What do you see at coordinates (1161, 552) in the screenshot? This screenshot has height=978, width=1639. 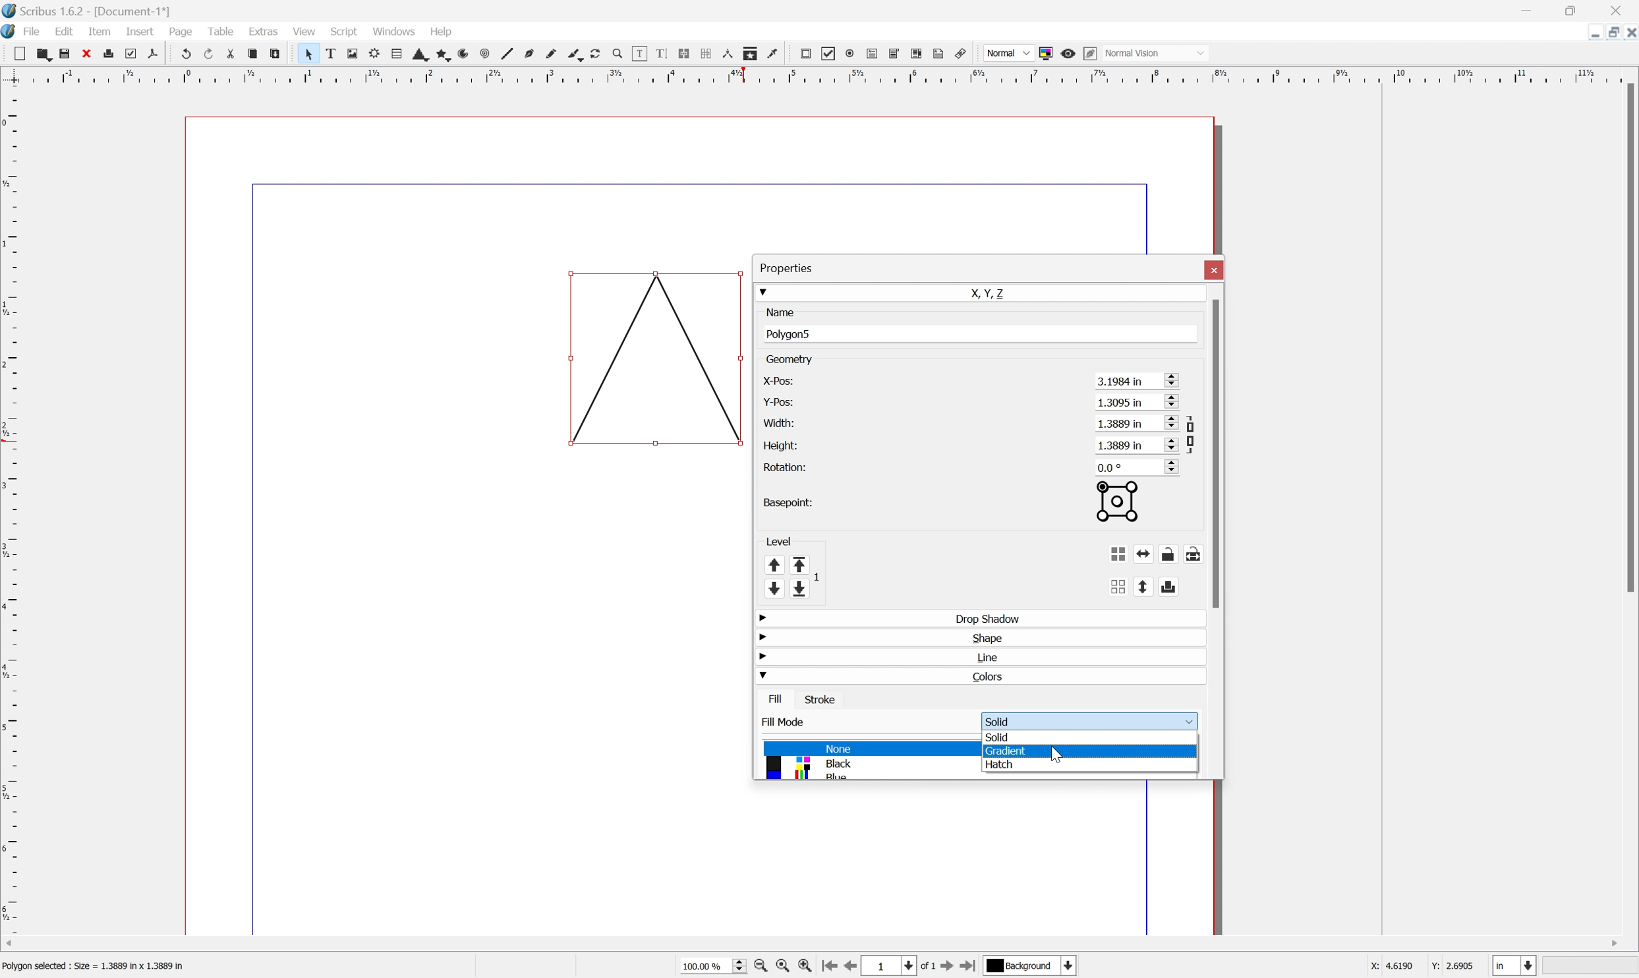 I see `Flip horizontally` at bounding box center [1161, 552].